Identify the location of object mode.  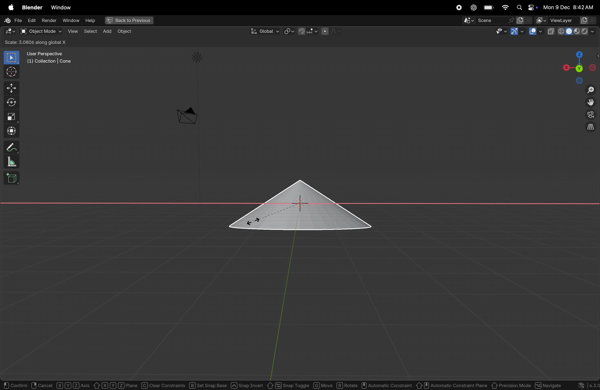
(41, 31).